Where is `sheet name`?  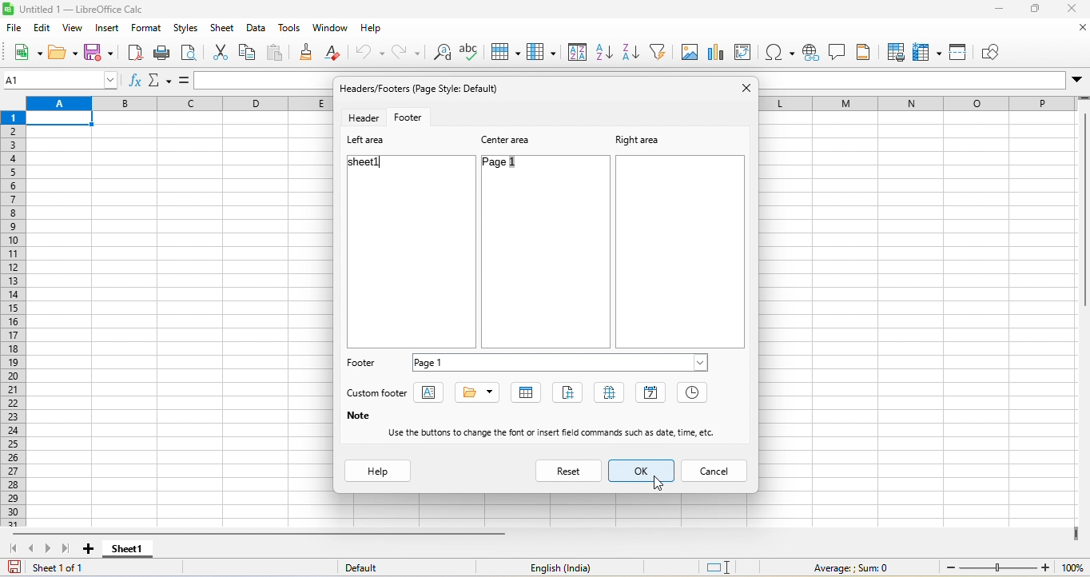 sheet name is located at coordinates (527, 393).